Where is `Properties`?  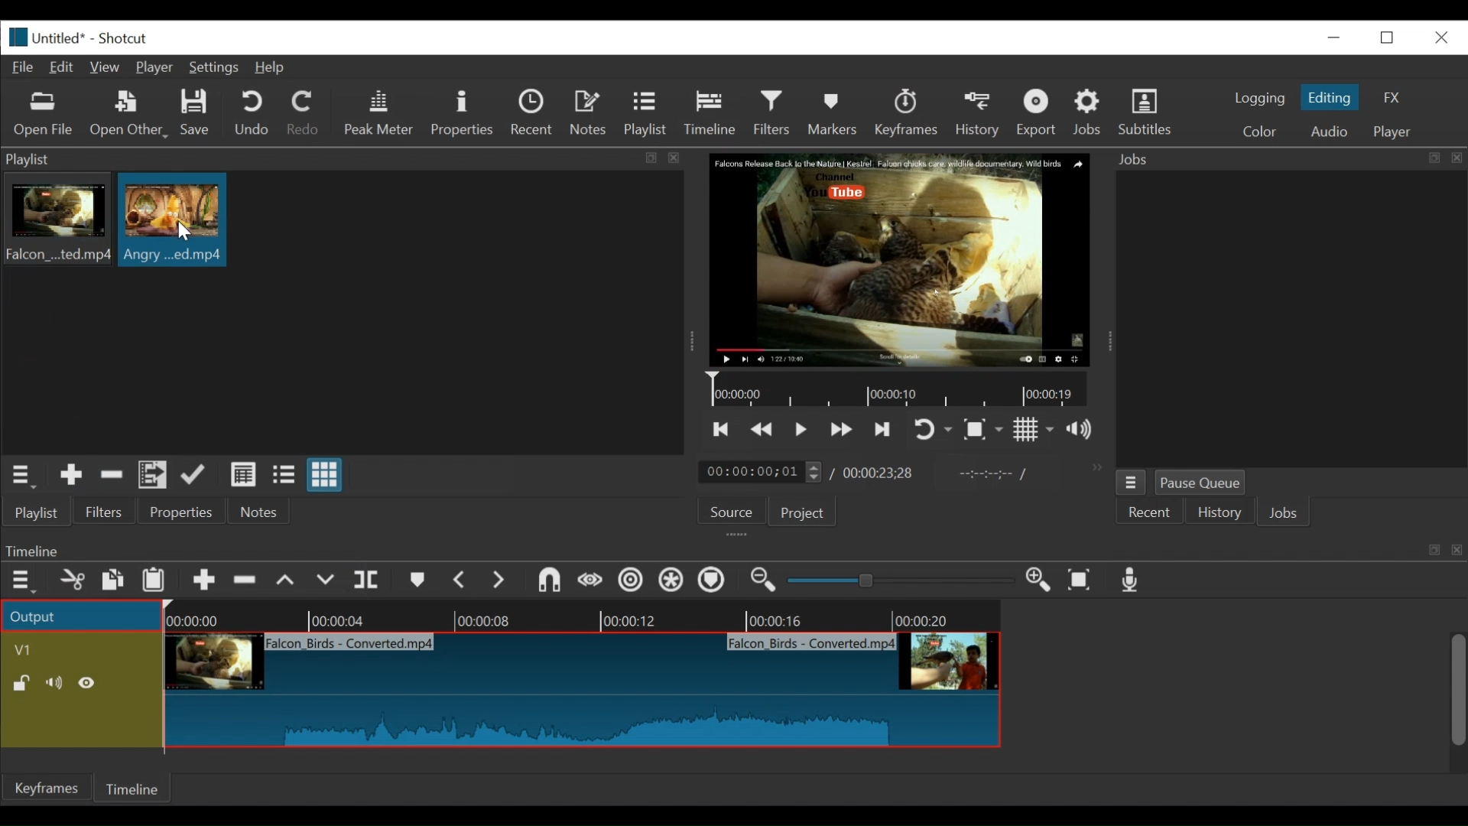 Properties is located at coordinates (464, 113).